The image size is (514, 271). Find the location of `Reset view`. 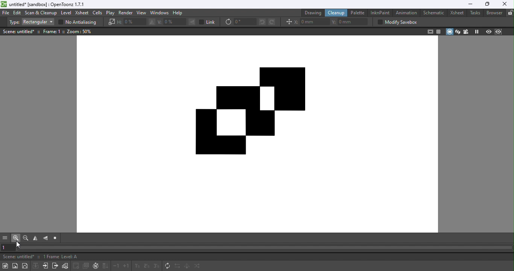

Reset view is located at coordinates (55, 239).